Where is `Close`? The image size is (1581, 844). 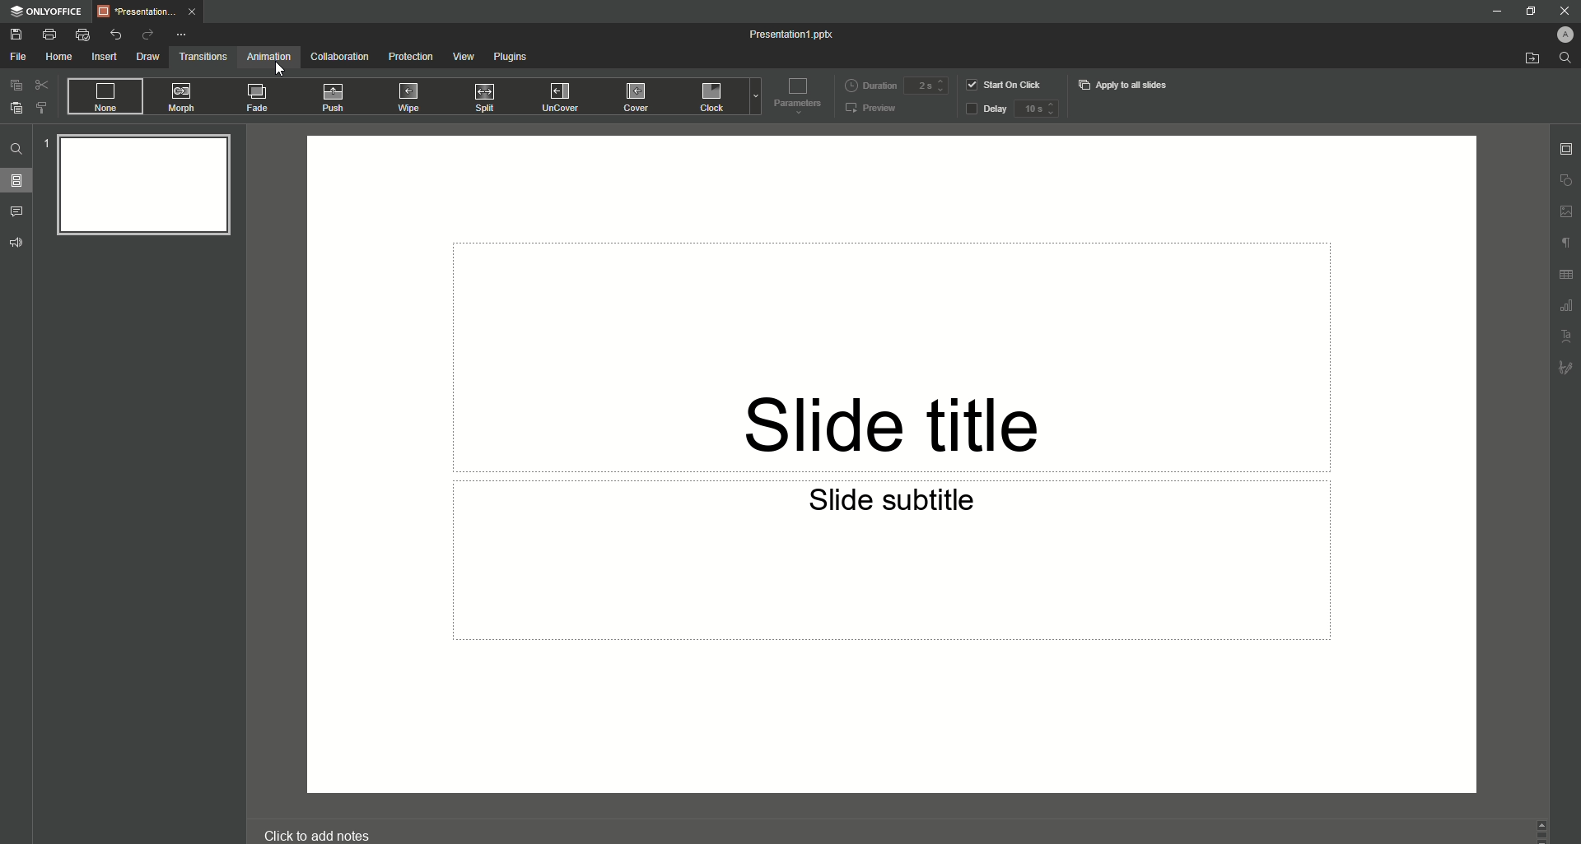 Close is located at coordinates (1562, 11).